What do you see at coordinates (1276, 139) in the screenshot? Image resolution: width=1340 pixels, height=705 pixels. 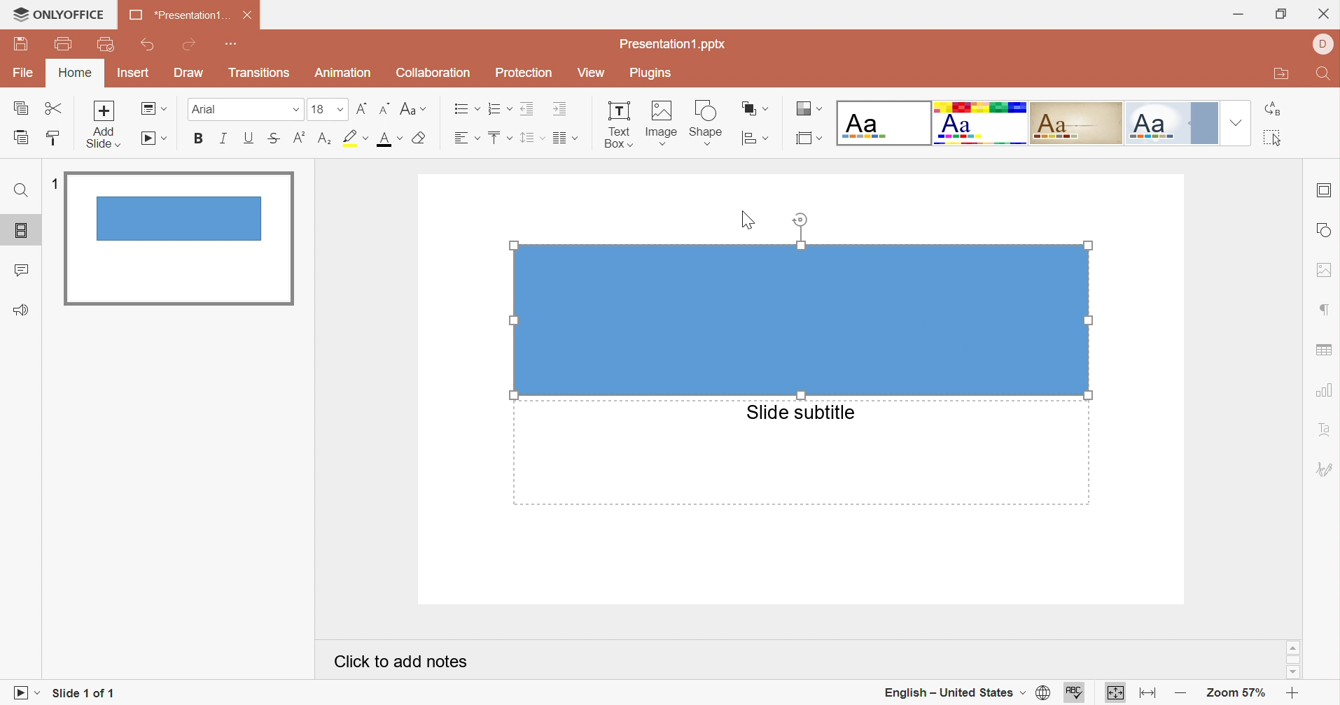 I see `Select all` at bounding box center [1276, 139].